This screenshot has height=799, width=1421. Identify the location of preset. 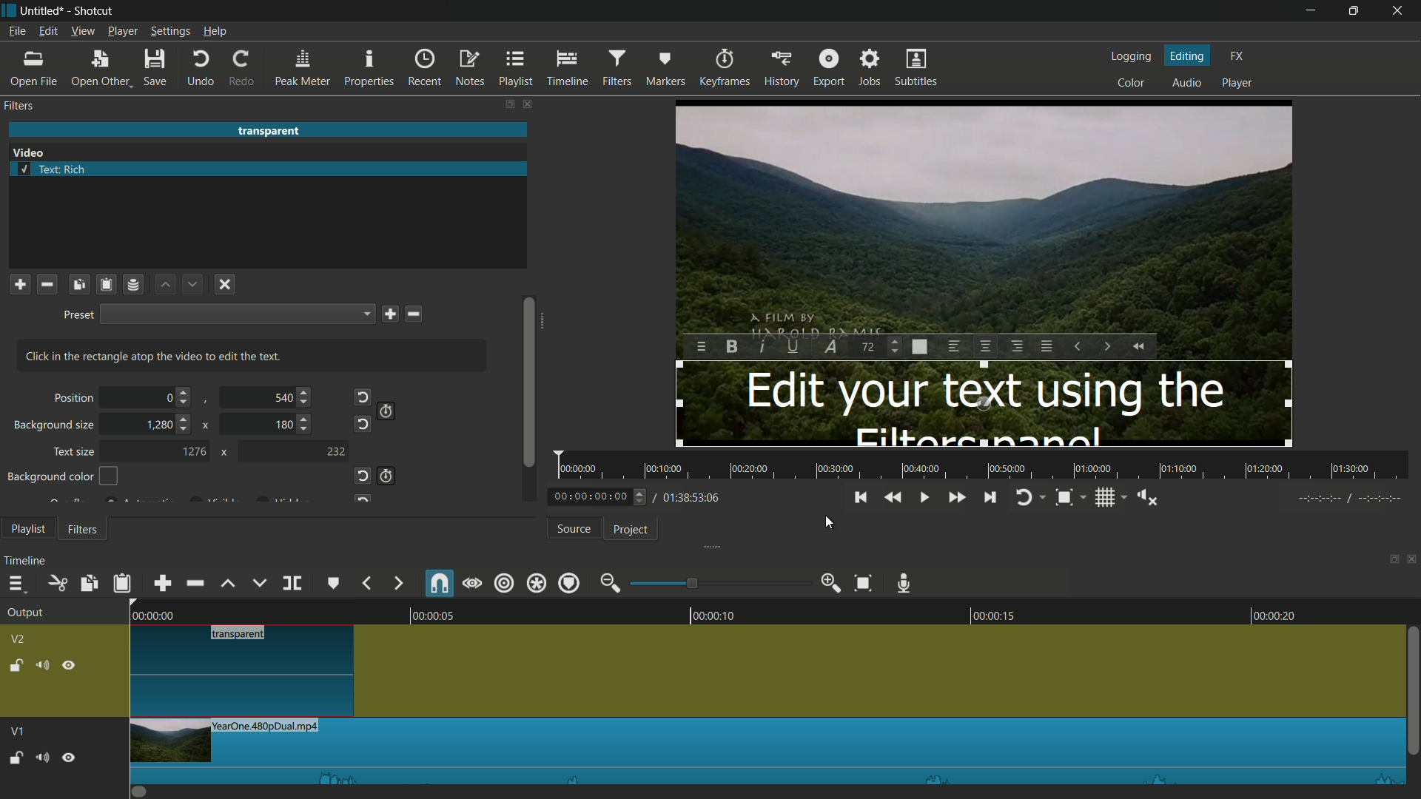
(75, 316).